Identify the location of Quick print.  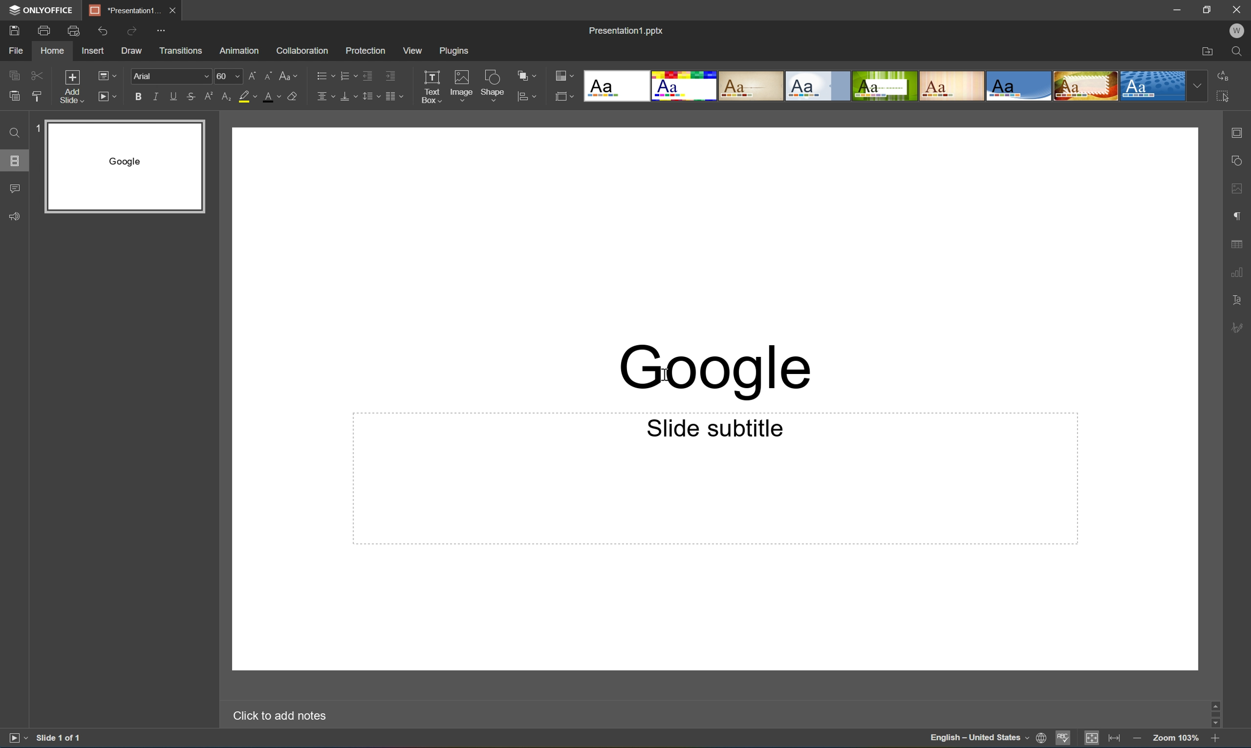
(75, 31).